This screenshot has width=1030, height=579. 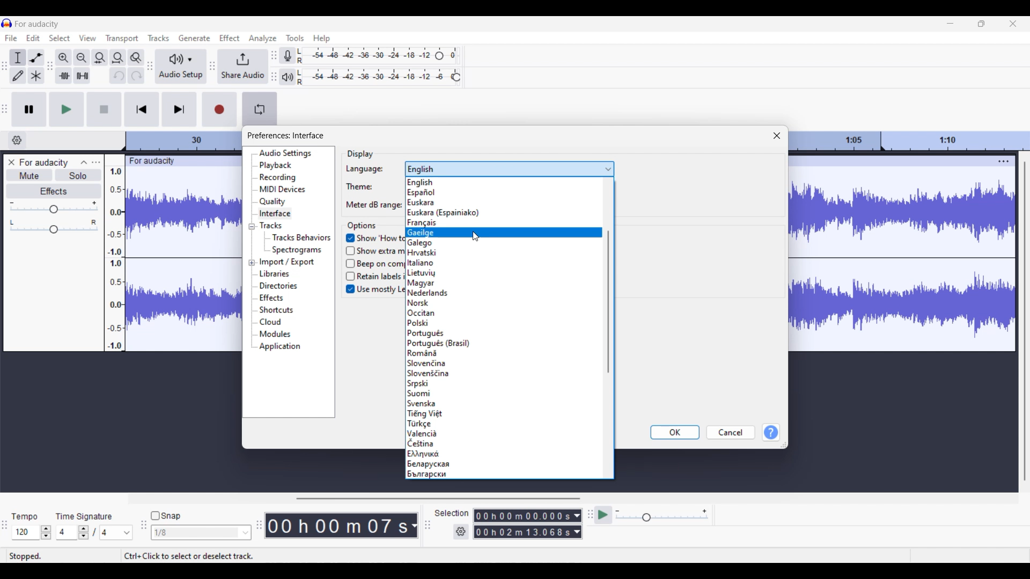 What do you see at coordinates (425, 363) in the screenshot?
I see `|Slovenéina` at bounding box center [425, 363].